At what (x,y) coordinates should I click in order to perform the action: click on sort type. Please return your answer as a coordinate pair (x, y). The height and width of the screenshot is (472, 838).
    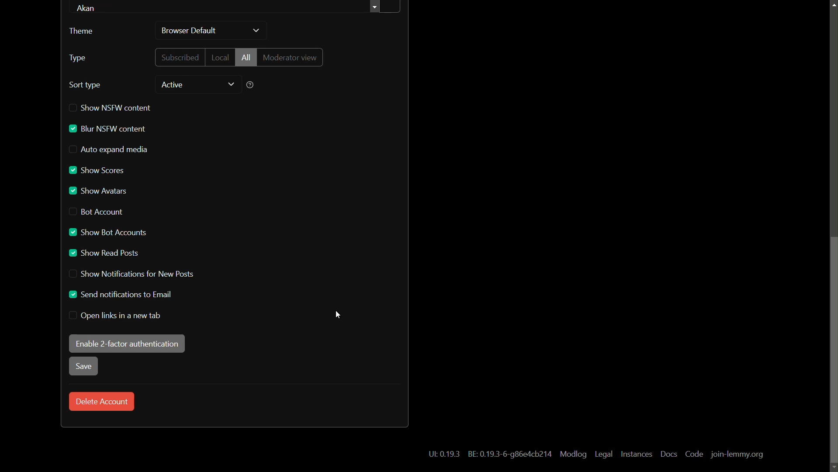
    Looking at the image, I should click on (85, 85).